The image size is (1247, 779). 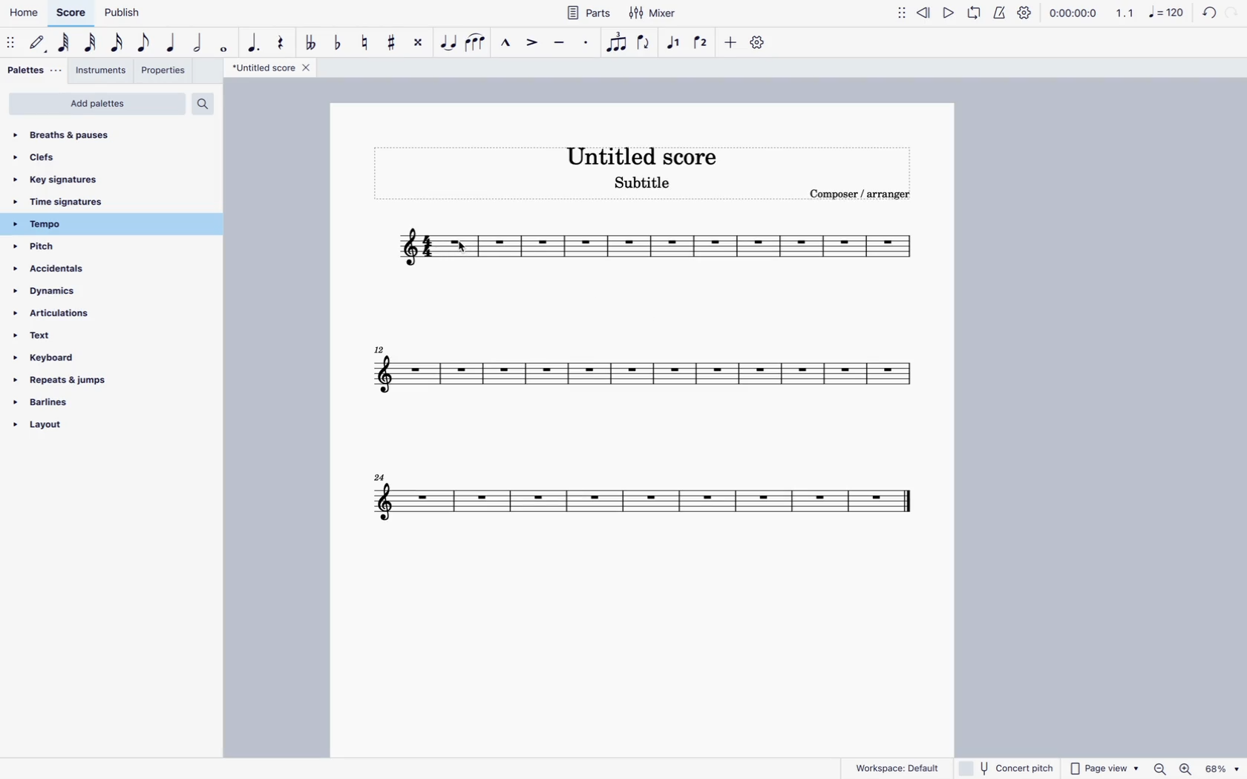 I want to click on breaths & pauses, so click(x=112, y=133).